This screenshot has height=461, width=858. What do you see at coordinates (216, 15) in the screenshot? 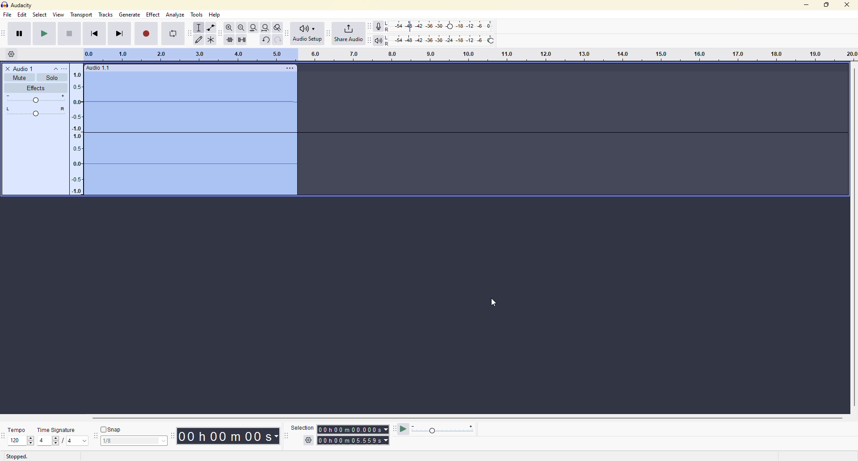
I see `help` at bounding box center [216, 15].